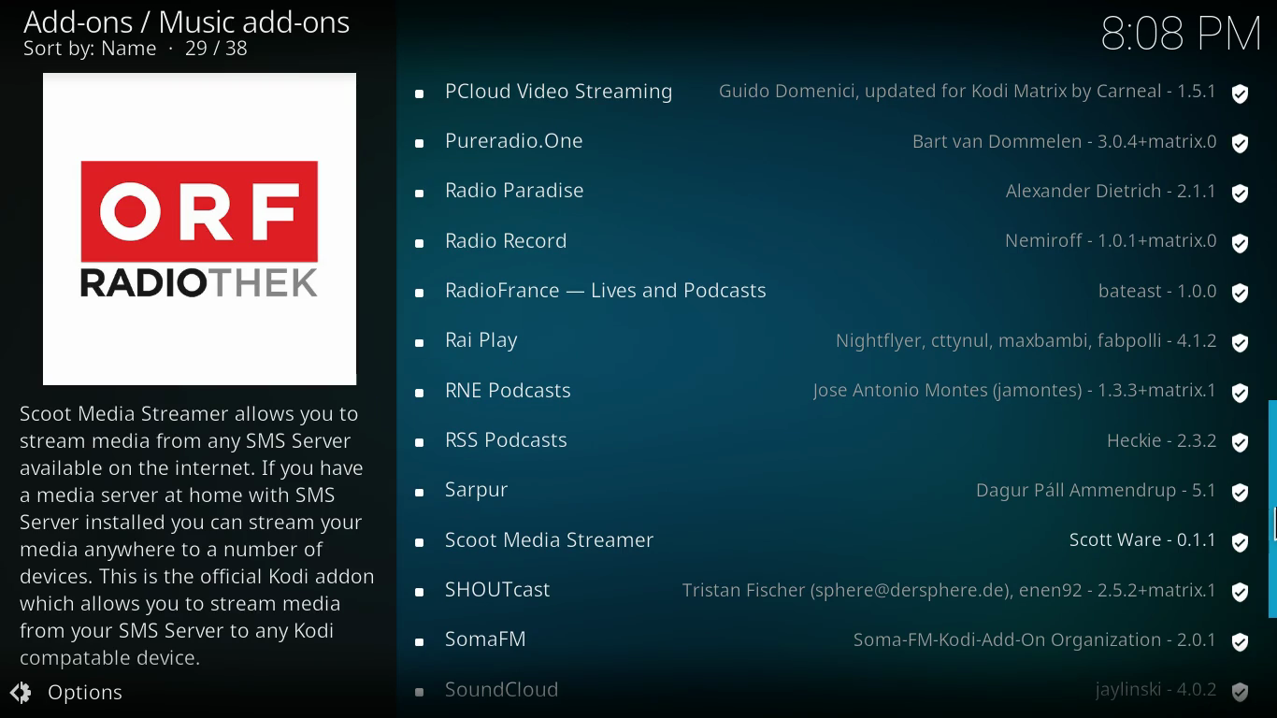 This screenshot has height=718, width=1277. Describe the element at coordinates (495, 244) in the screenshot. I see `add-on` at that location.